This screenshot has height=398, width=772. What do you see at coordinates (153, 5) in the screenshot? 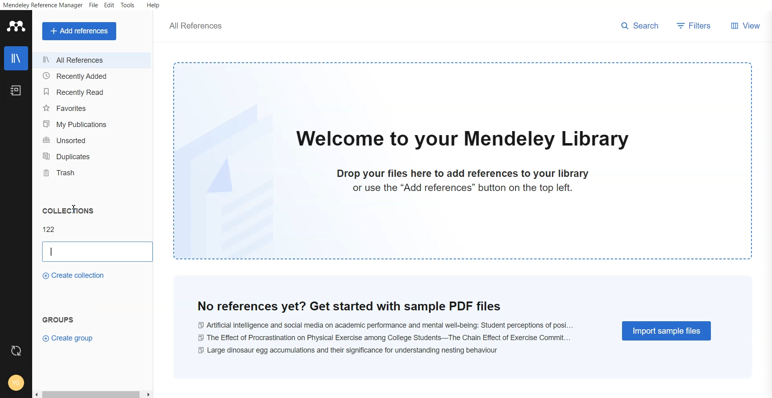
I see `Help` at bounding box center [153, 5].